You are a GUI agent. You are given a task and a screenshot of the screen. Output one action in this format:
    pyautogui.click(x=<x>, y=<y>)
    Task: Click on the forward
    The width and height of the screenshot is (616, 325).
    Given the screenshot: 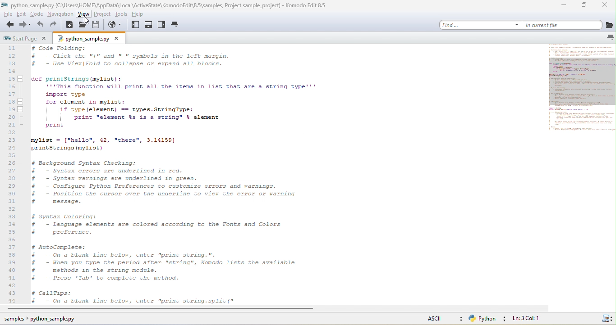 What is the action you would take?
    pyautogui.click(x=25, y=25)
    